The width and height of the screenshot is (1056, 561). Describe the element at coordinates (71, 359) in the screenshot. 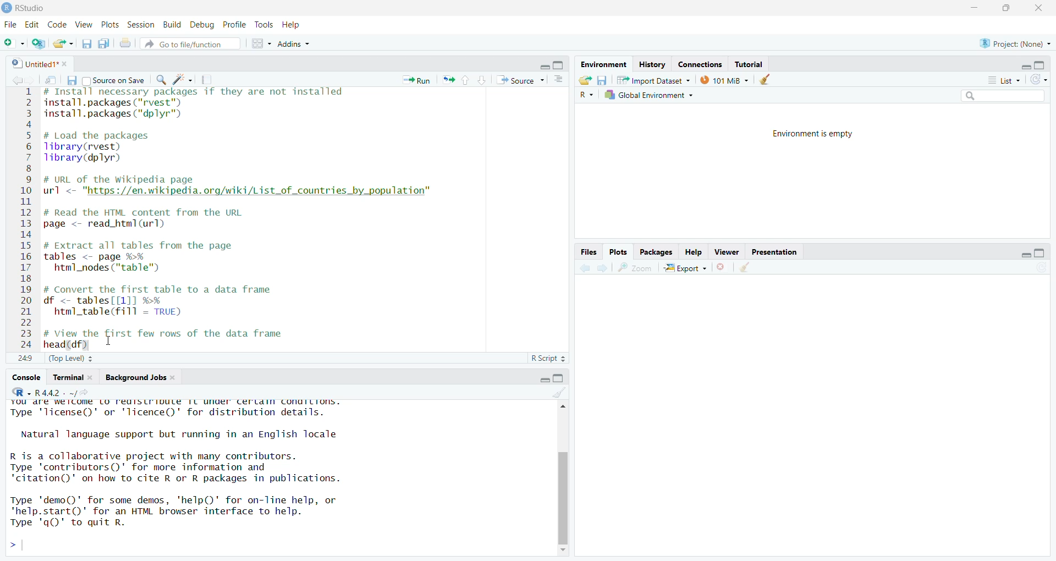

I see `(Top level)` at that location.